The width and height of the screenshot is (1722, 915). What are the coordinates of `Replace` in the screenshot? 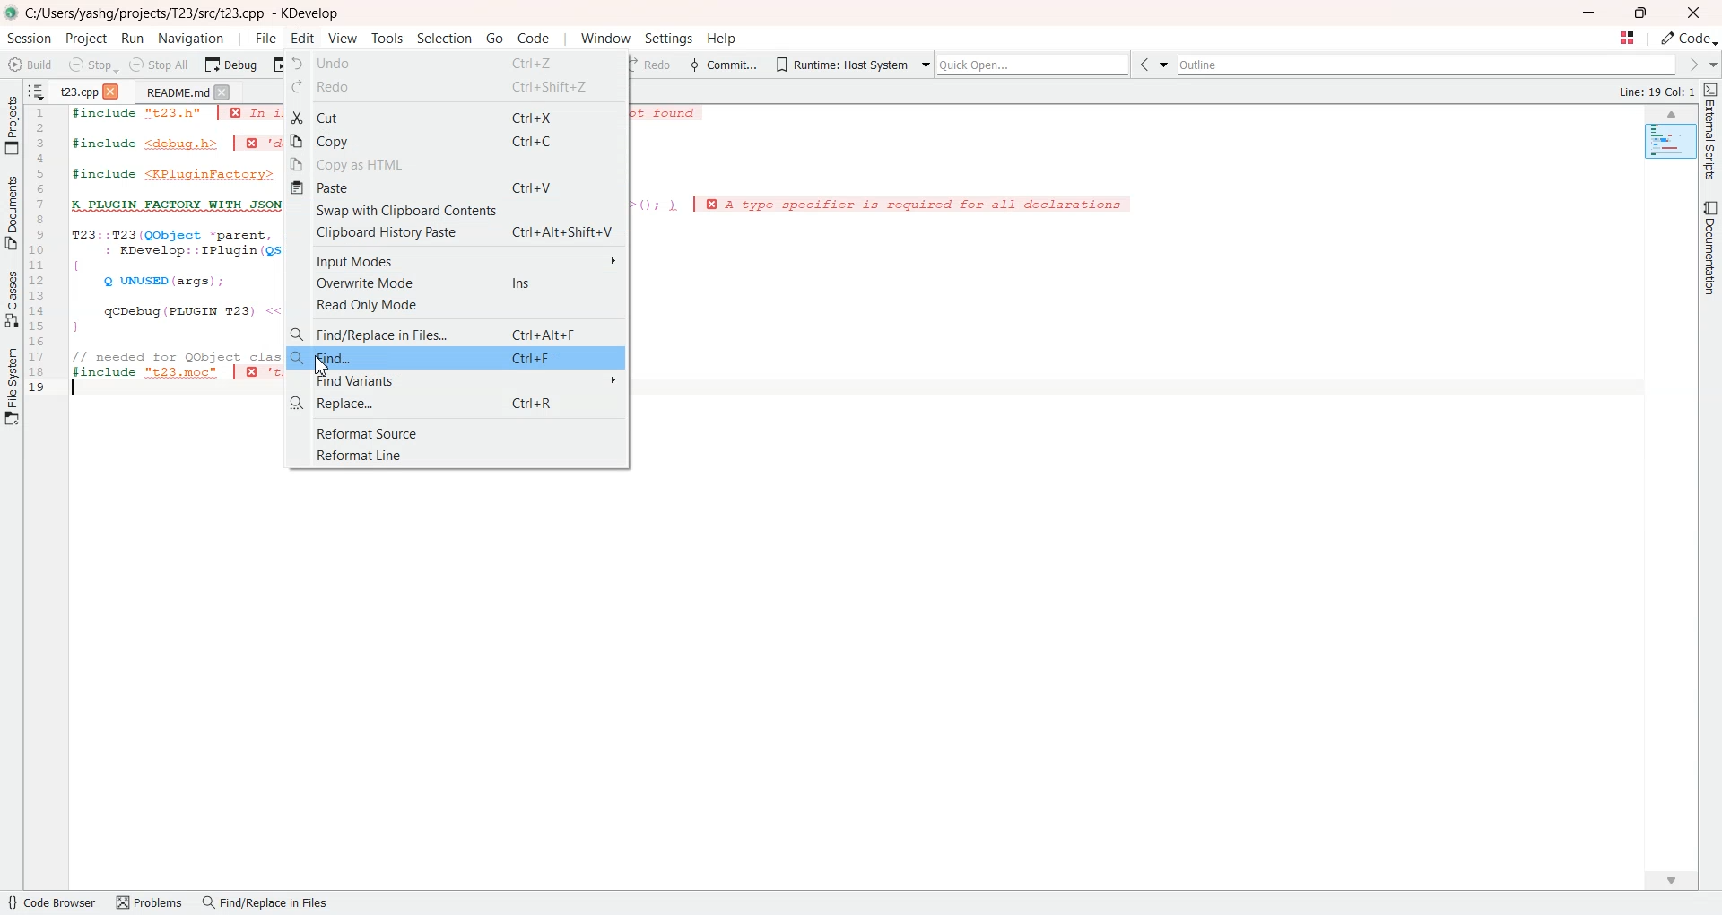 It's located at (457, 405).